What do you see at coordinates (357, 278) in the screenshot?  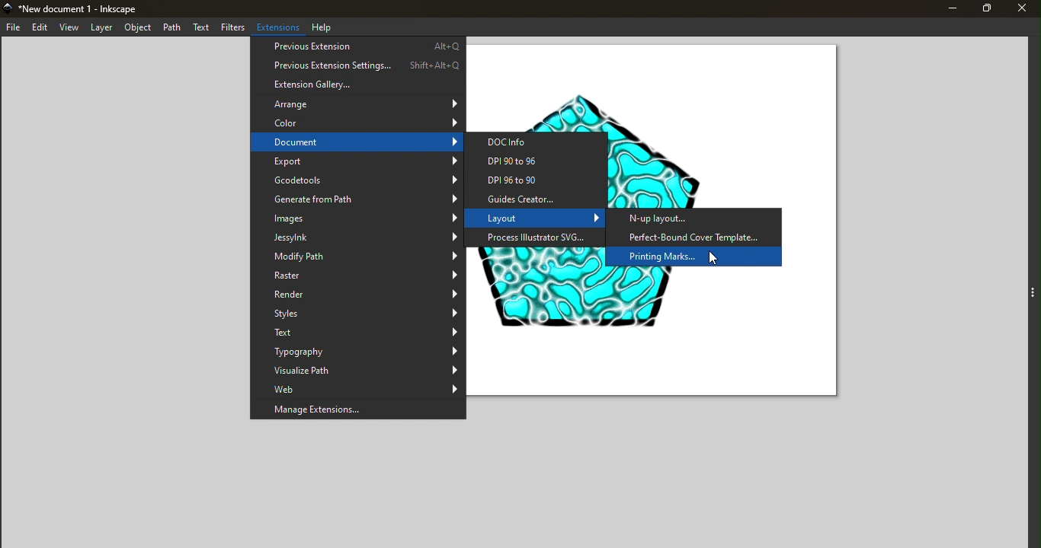 I see `Raster` at bounding box center [357, 278].